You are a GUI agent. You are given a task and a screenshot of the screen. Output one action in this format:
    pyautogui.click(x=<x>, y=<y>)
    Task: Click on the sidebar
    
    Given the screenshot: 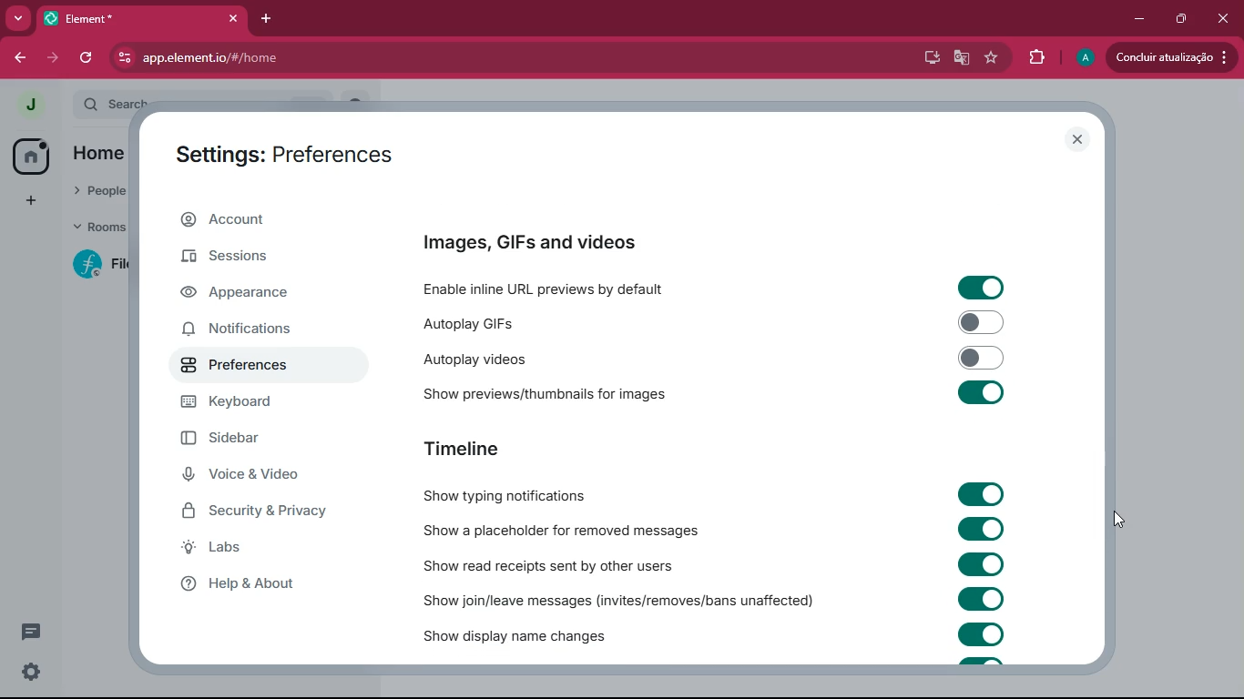 What is the action you would take?
    pyautogui.click(x=260, y=441)
    